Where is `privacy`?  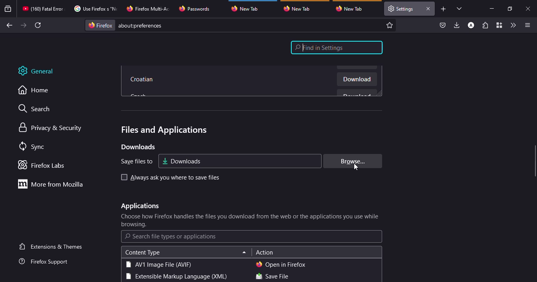
privacy is located at coordinates (51, 128).